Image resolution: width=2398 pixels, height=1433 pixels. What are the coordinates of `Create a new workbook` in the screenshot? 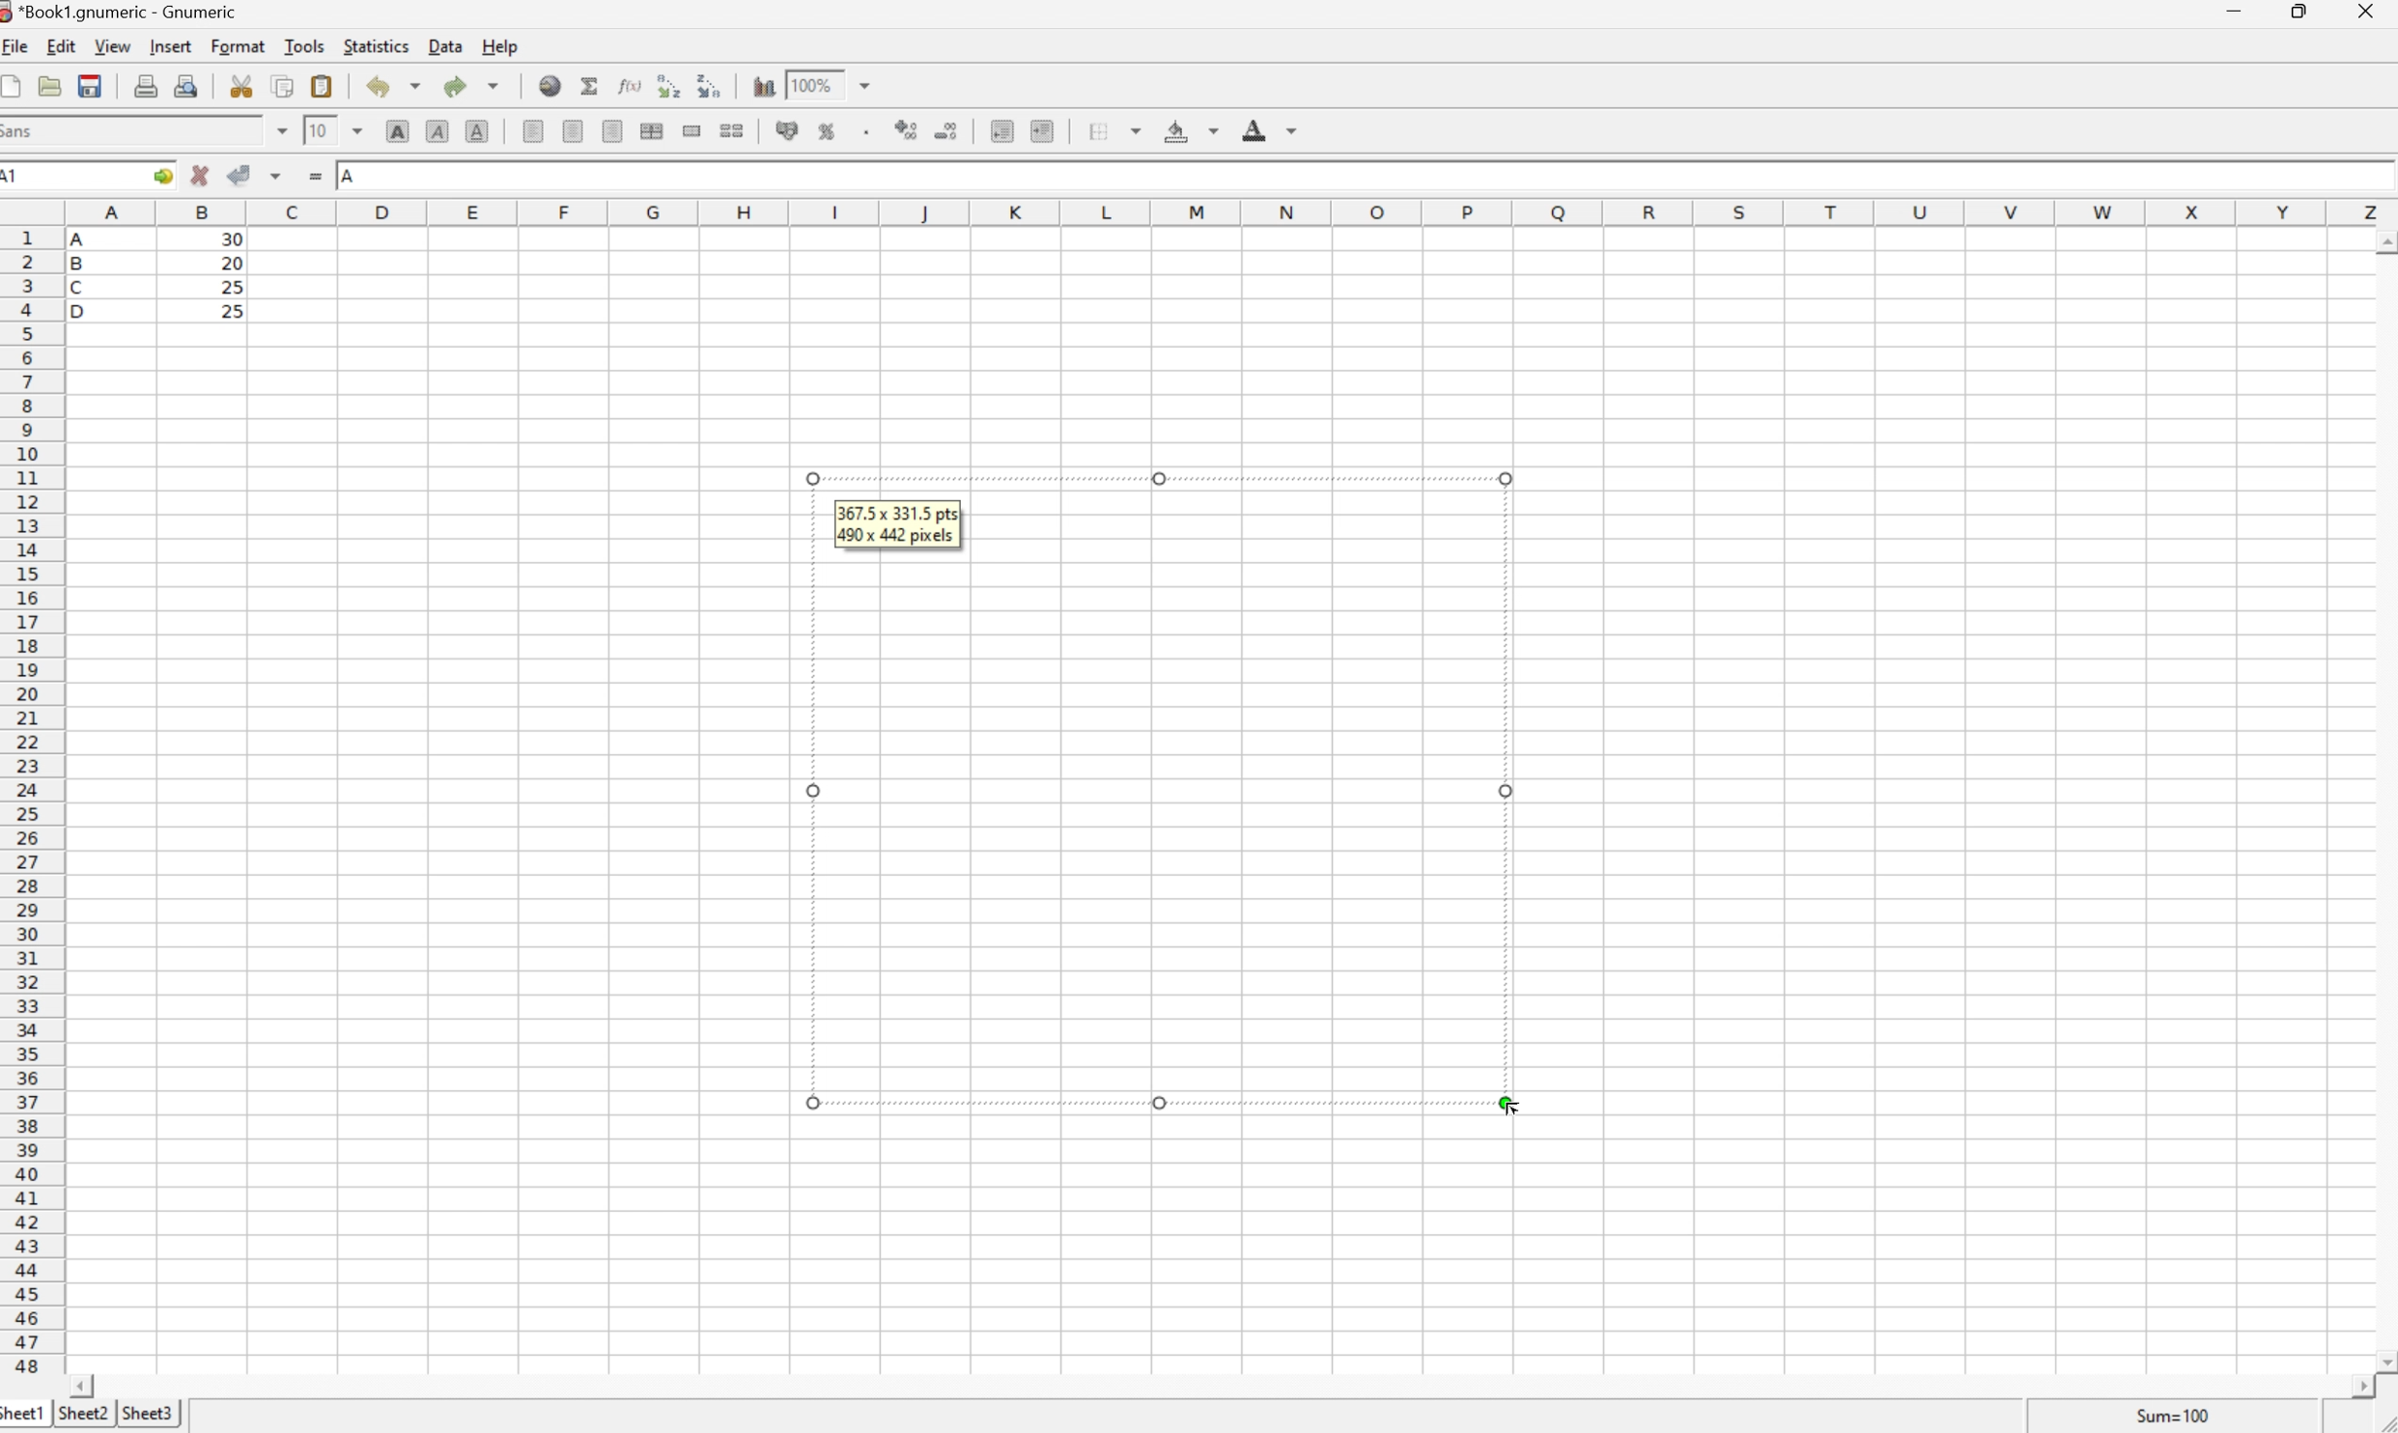 It's located at (15, 85).